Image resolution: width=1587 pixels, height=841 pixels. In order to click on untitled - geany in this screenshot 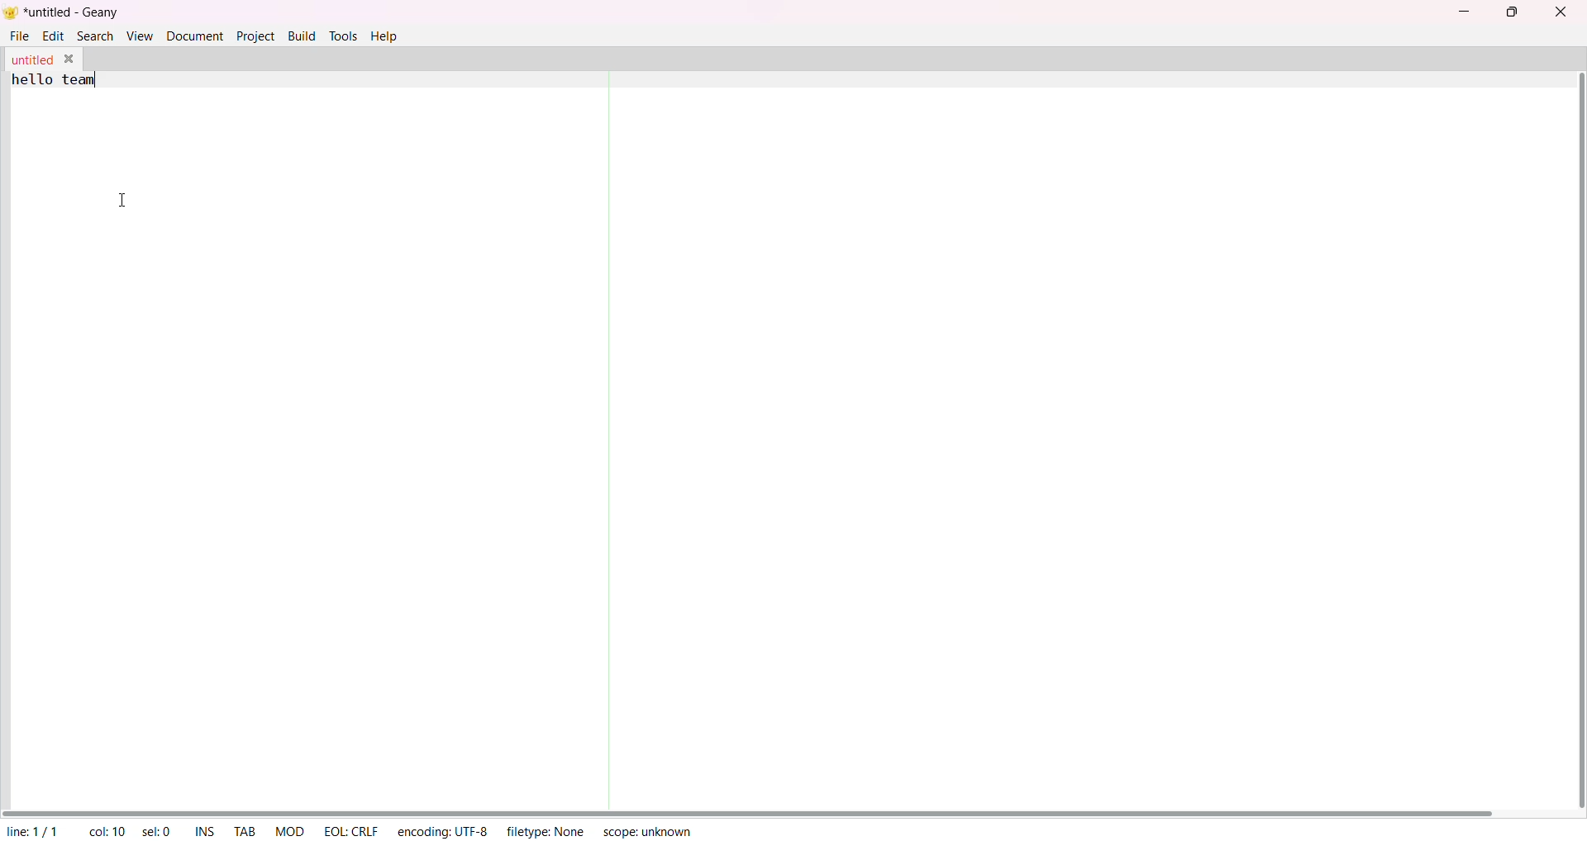, I will do `click(74, 13)`.